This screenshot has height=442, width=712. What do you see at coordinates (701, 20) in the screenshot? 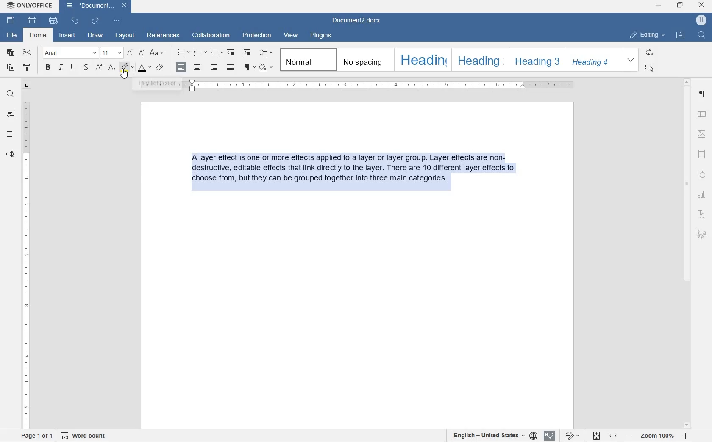
I see `HP` at bounding box center [701, 20].